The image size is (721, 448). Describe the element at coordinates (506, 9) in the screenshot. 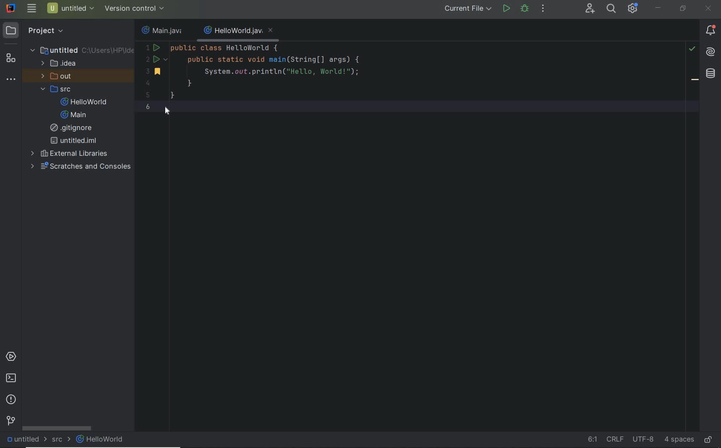

I see `run` at that location.